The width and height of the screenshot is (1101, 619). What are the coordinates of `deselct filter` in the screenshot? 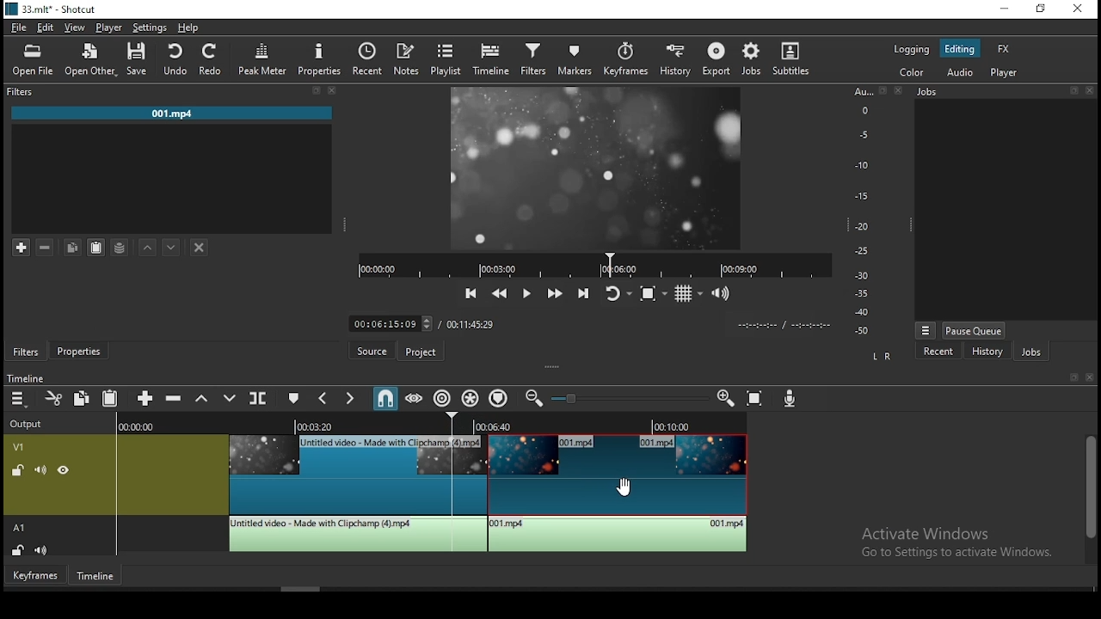 It's located at (200, 247).